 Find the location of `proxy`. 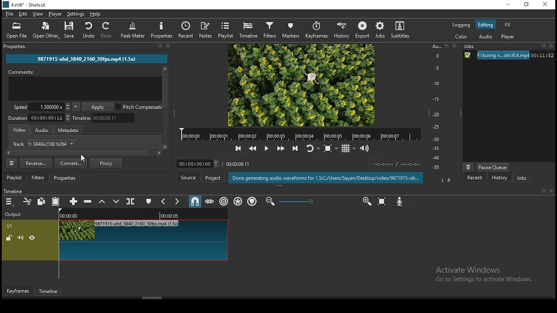

proxy is located at coordinates (106, 163).